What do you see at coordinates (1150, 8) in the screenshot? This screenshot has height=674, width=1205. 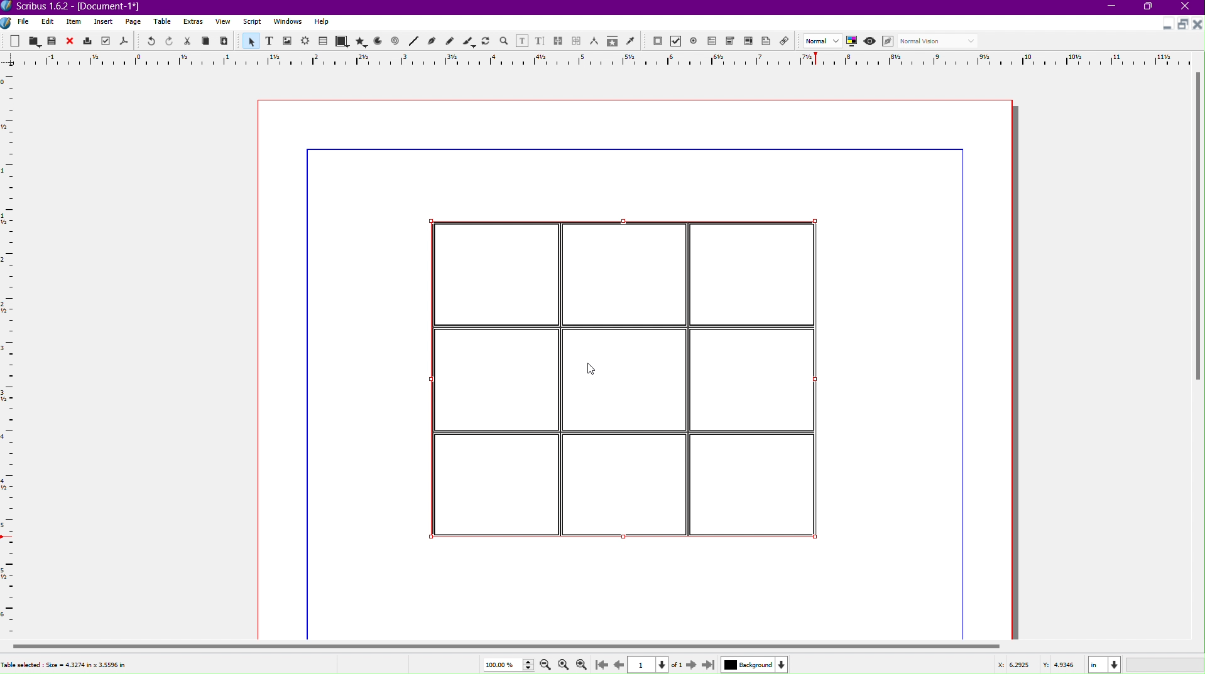 I see `Maximize` at bounding box center [1150, 8].